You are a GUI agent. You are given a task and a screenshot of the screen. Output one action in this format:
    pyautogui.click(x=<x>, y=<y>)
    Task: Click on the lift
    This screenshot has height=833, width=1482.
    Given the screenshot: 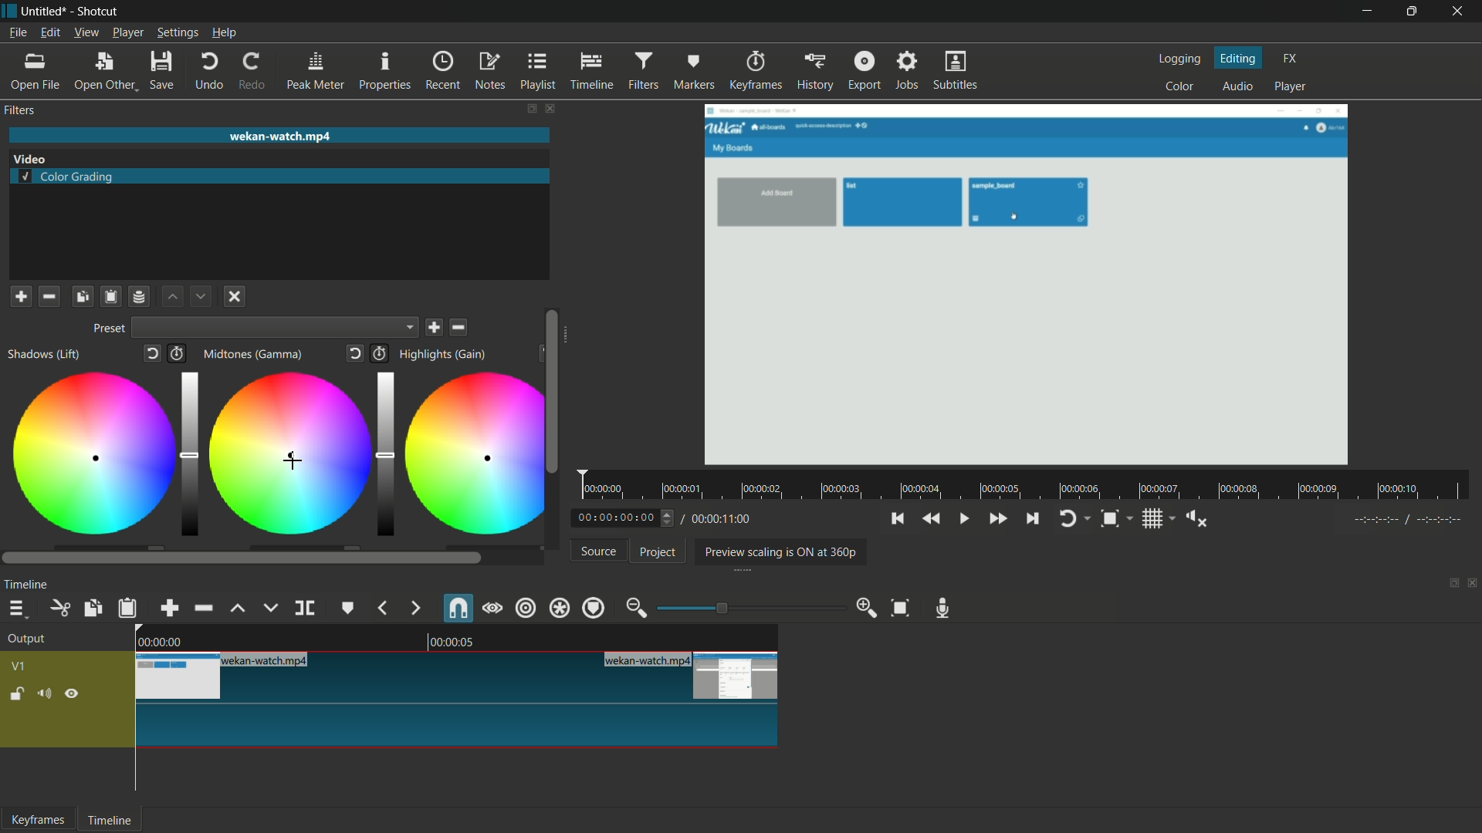 What is the action you would take?
    pyautogui.click(x=238, y=608)
    